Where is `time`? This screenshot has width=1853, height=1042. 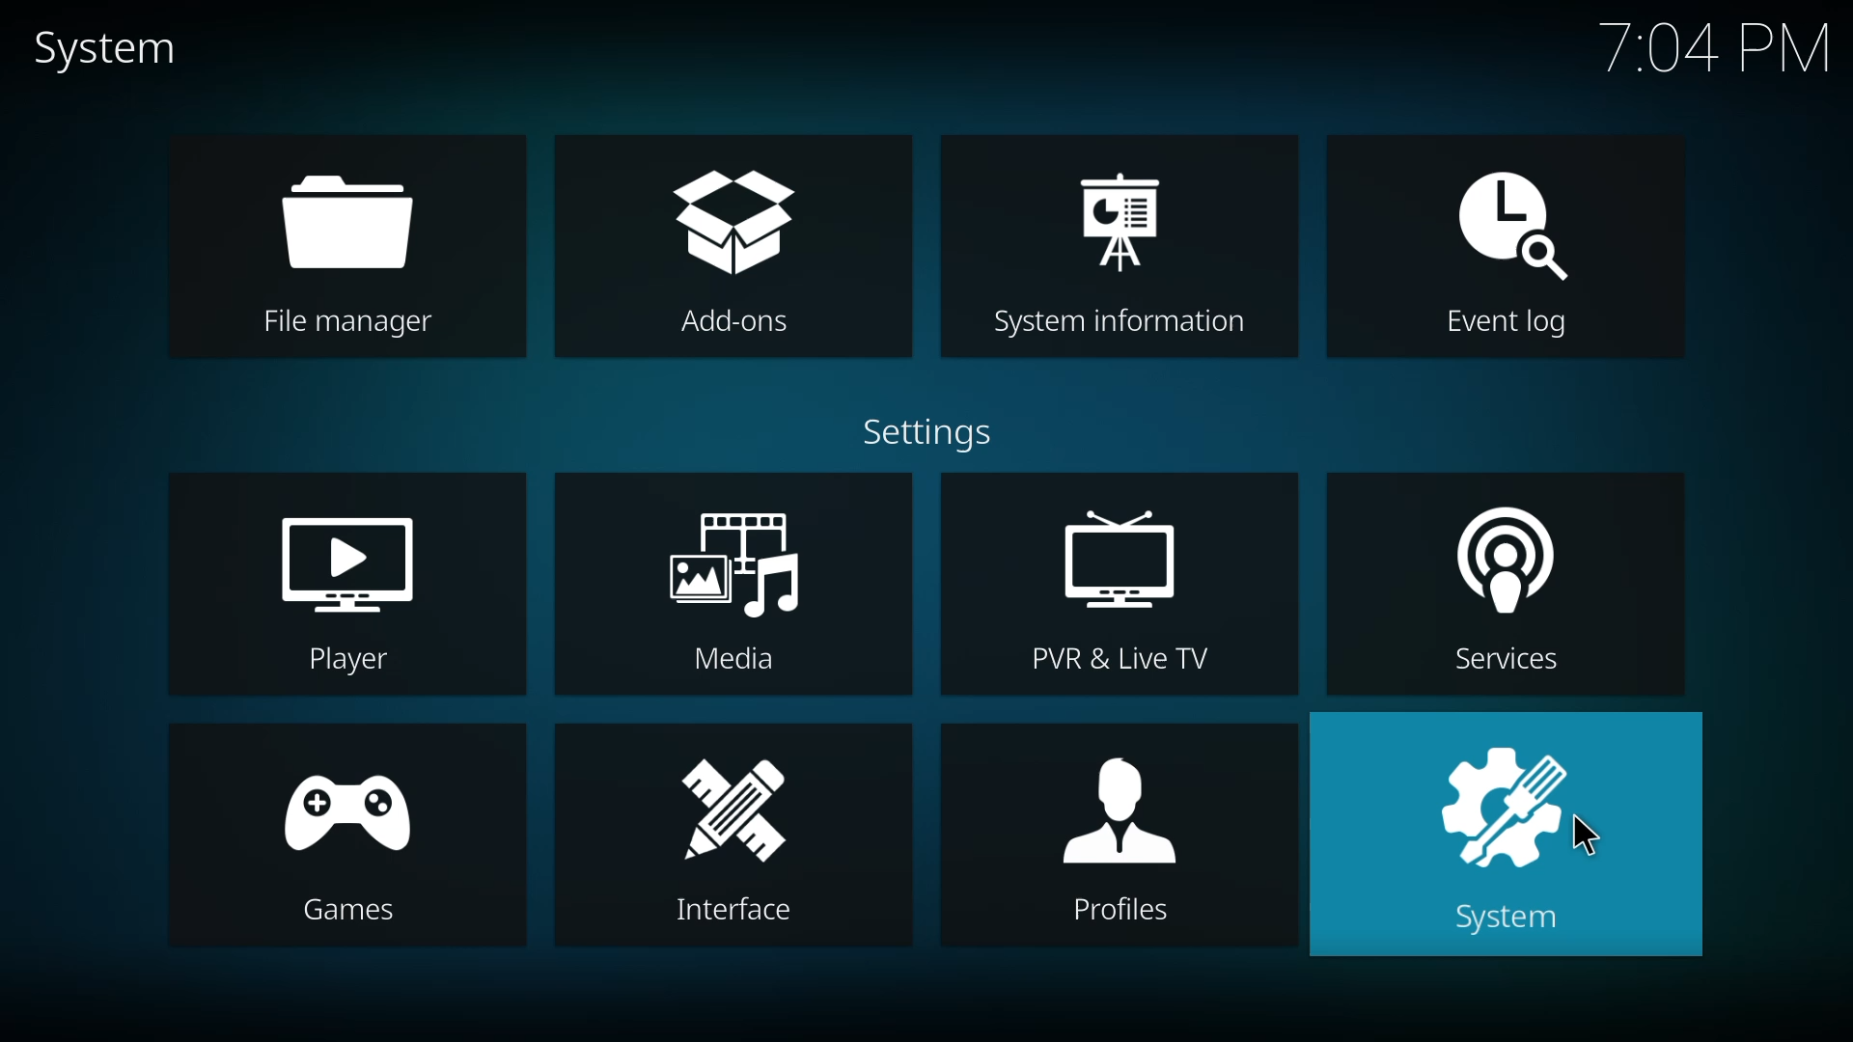
time is located at coordinates (1715, 48).